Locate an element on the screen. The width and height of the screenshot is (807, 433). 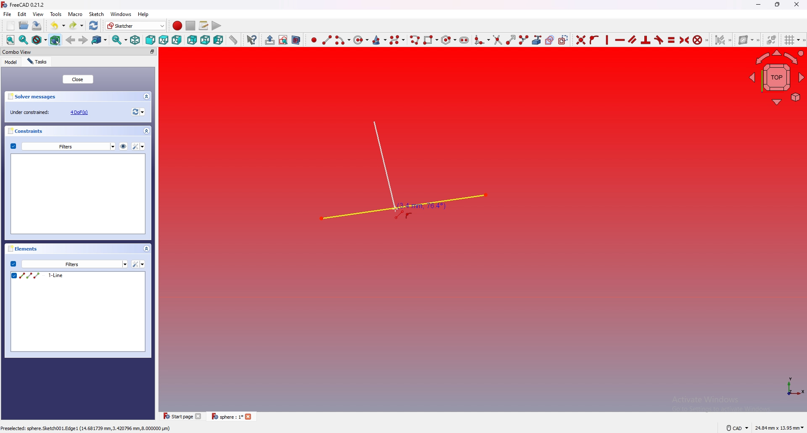
Create arc is located at coordinates (343, 40).